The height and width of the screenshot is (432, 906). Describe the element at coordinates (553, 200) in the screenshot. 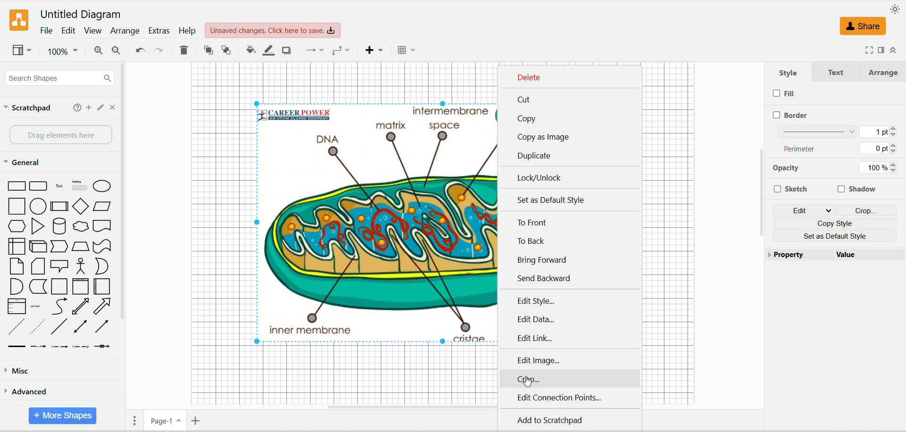

I see `set as default style` at that location.